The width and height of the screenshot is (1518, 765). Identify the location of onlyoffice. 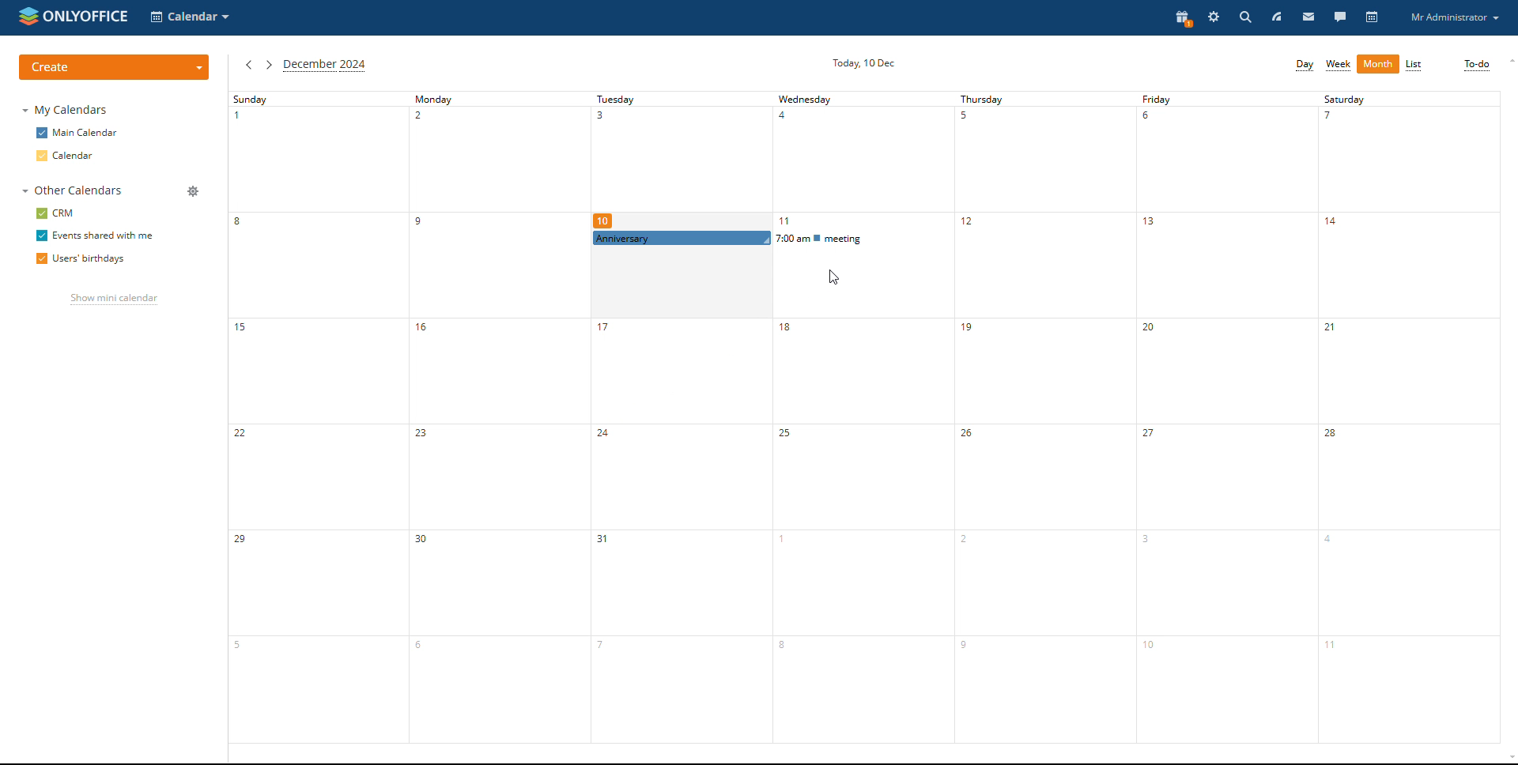
(87, 14).